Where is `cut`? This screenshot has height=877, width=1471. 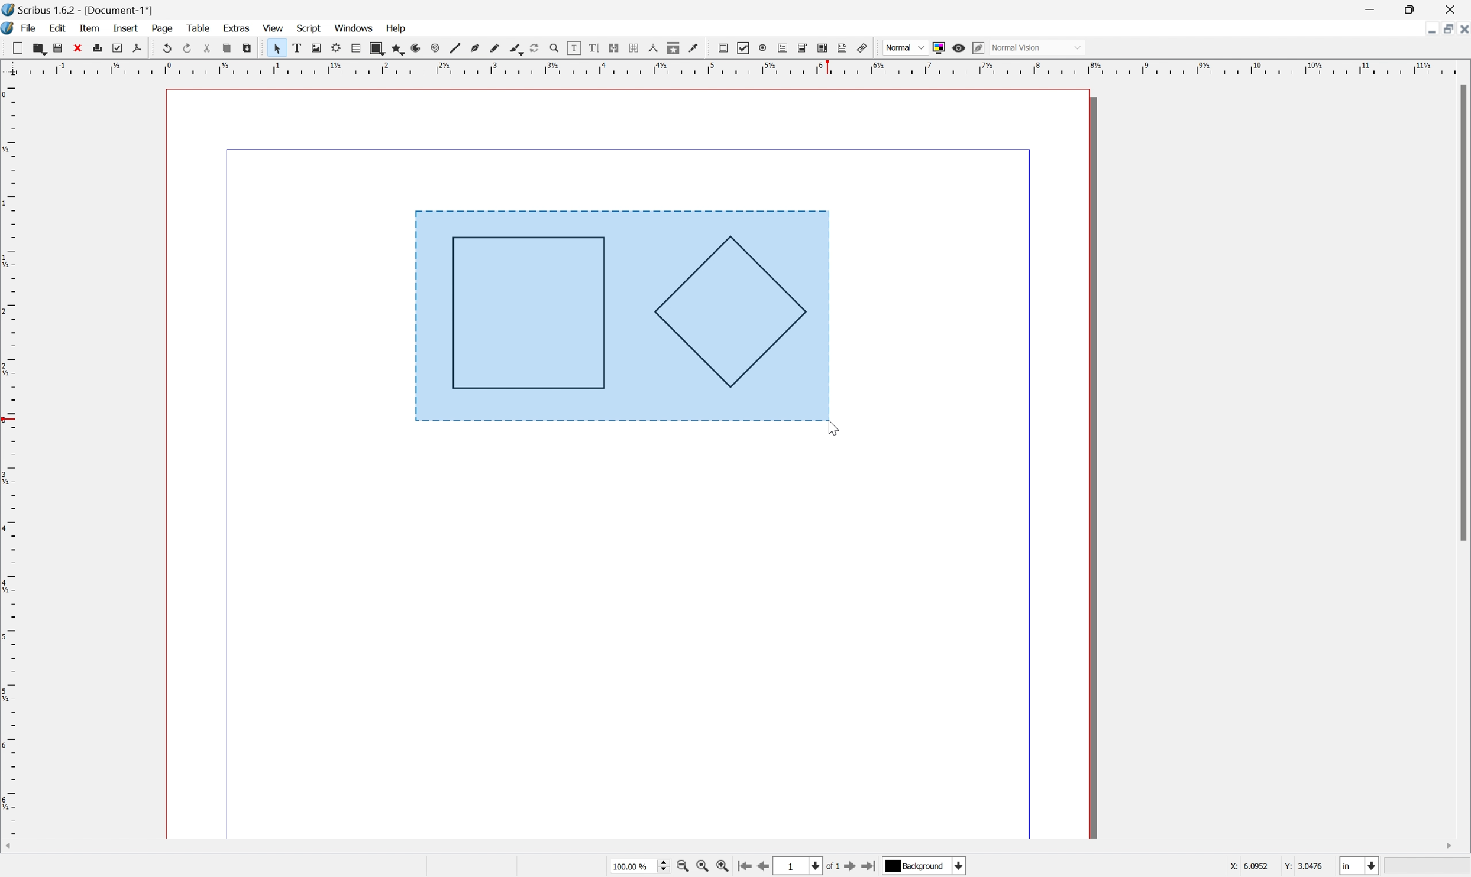 cut is located at coordinates (205, 48).